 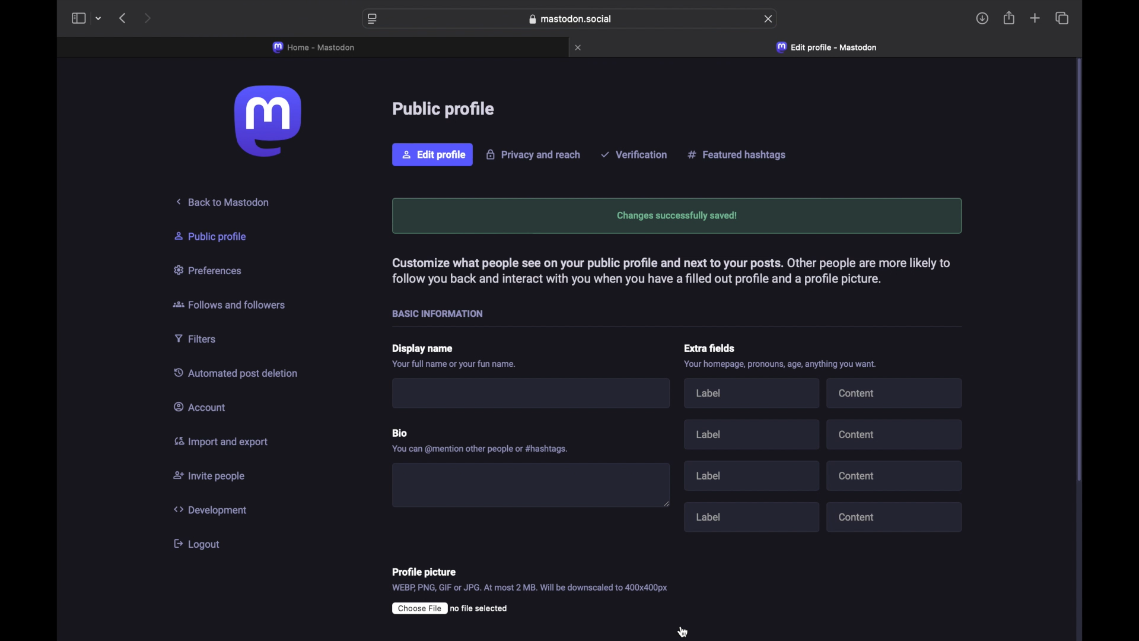 What do you see at coordinates (580, 47) in the screenshot?
I see `close` at bounding box center [580, 47].